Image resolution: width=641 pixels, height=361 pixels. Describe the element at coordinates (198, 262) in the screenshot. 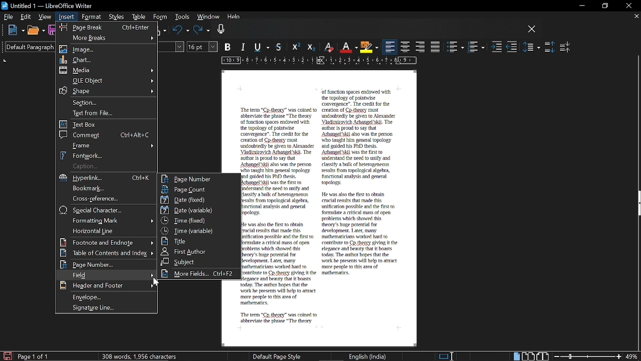

I see `Subject` at that location.